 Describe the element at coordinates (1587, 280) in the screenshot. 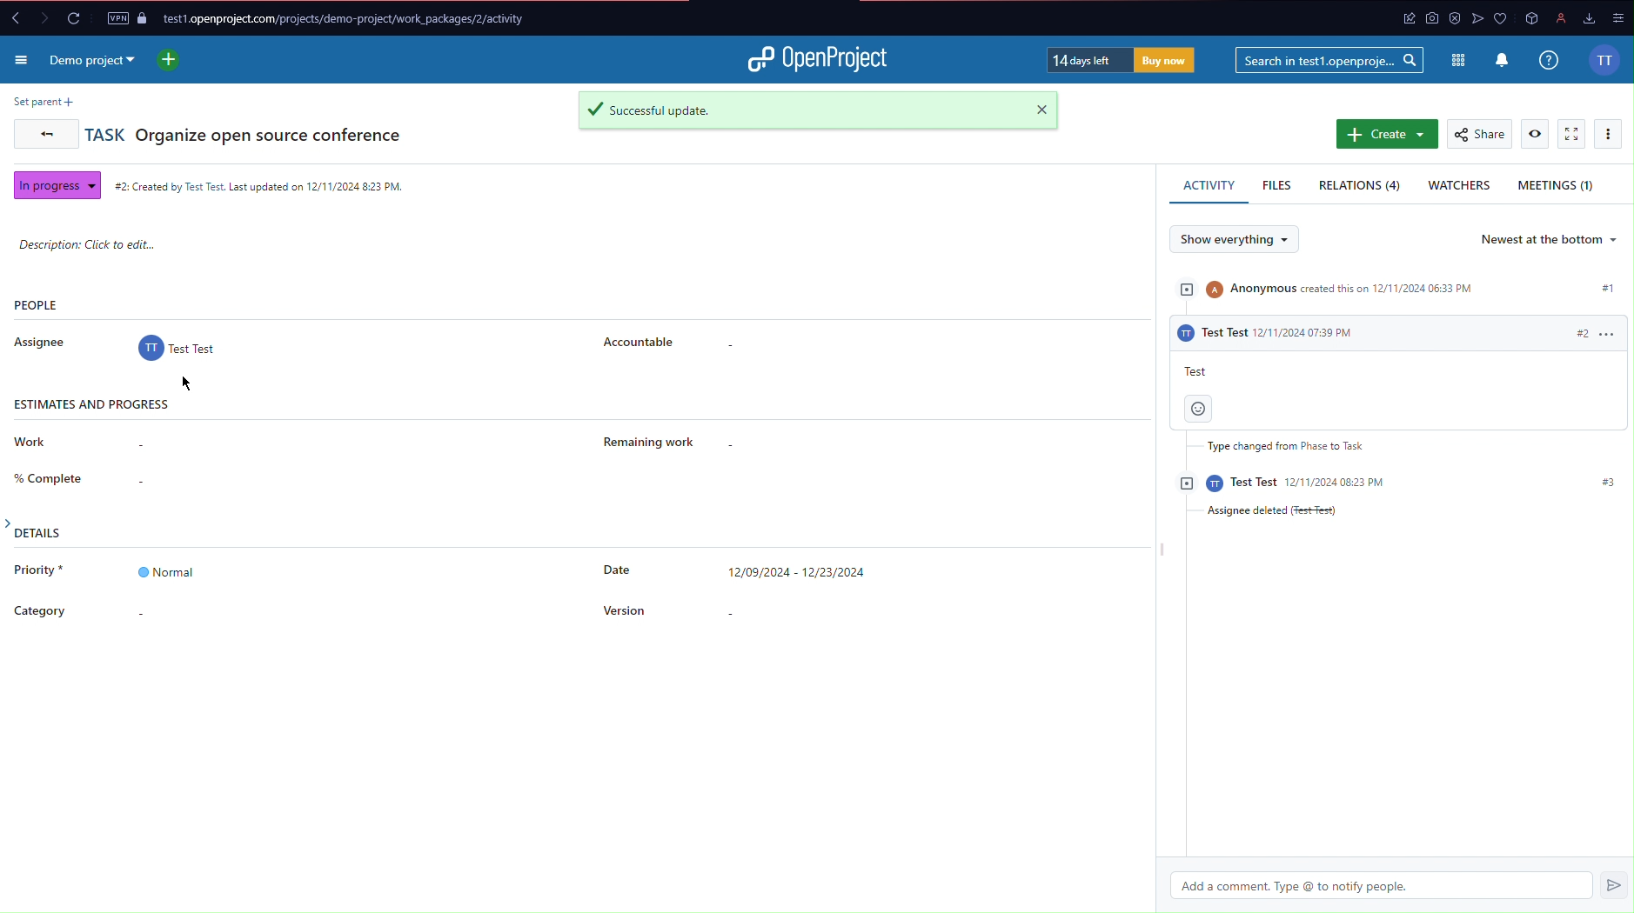

I see `#1` at that location.